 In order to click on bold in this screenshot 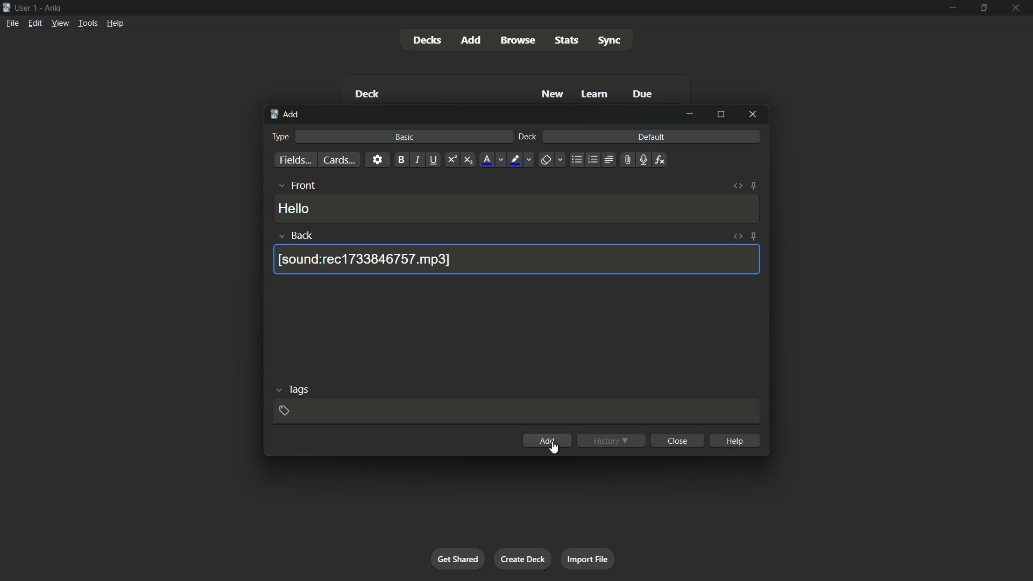, I will do `click(400, 159)`.